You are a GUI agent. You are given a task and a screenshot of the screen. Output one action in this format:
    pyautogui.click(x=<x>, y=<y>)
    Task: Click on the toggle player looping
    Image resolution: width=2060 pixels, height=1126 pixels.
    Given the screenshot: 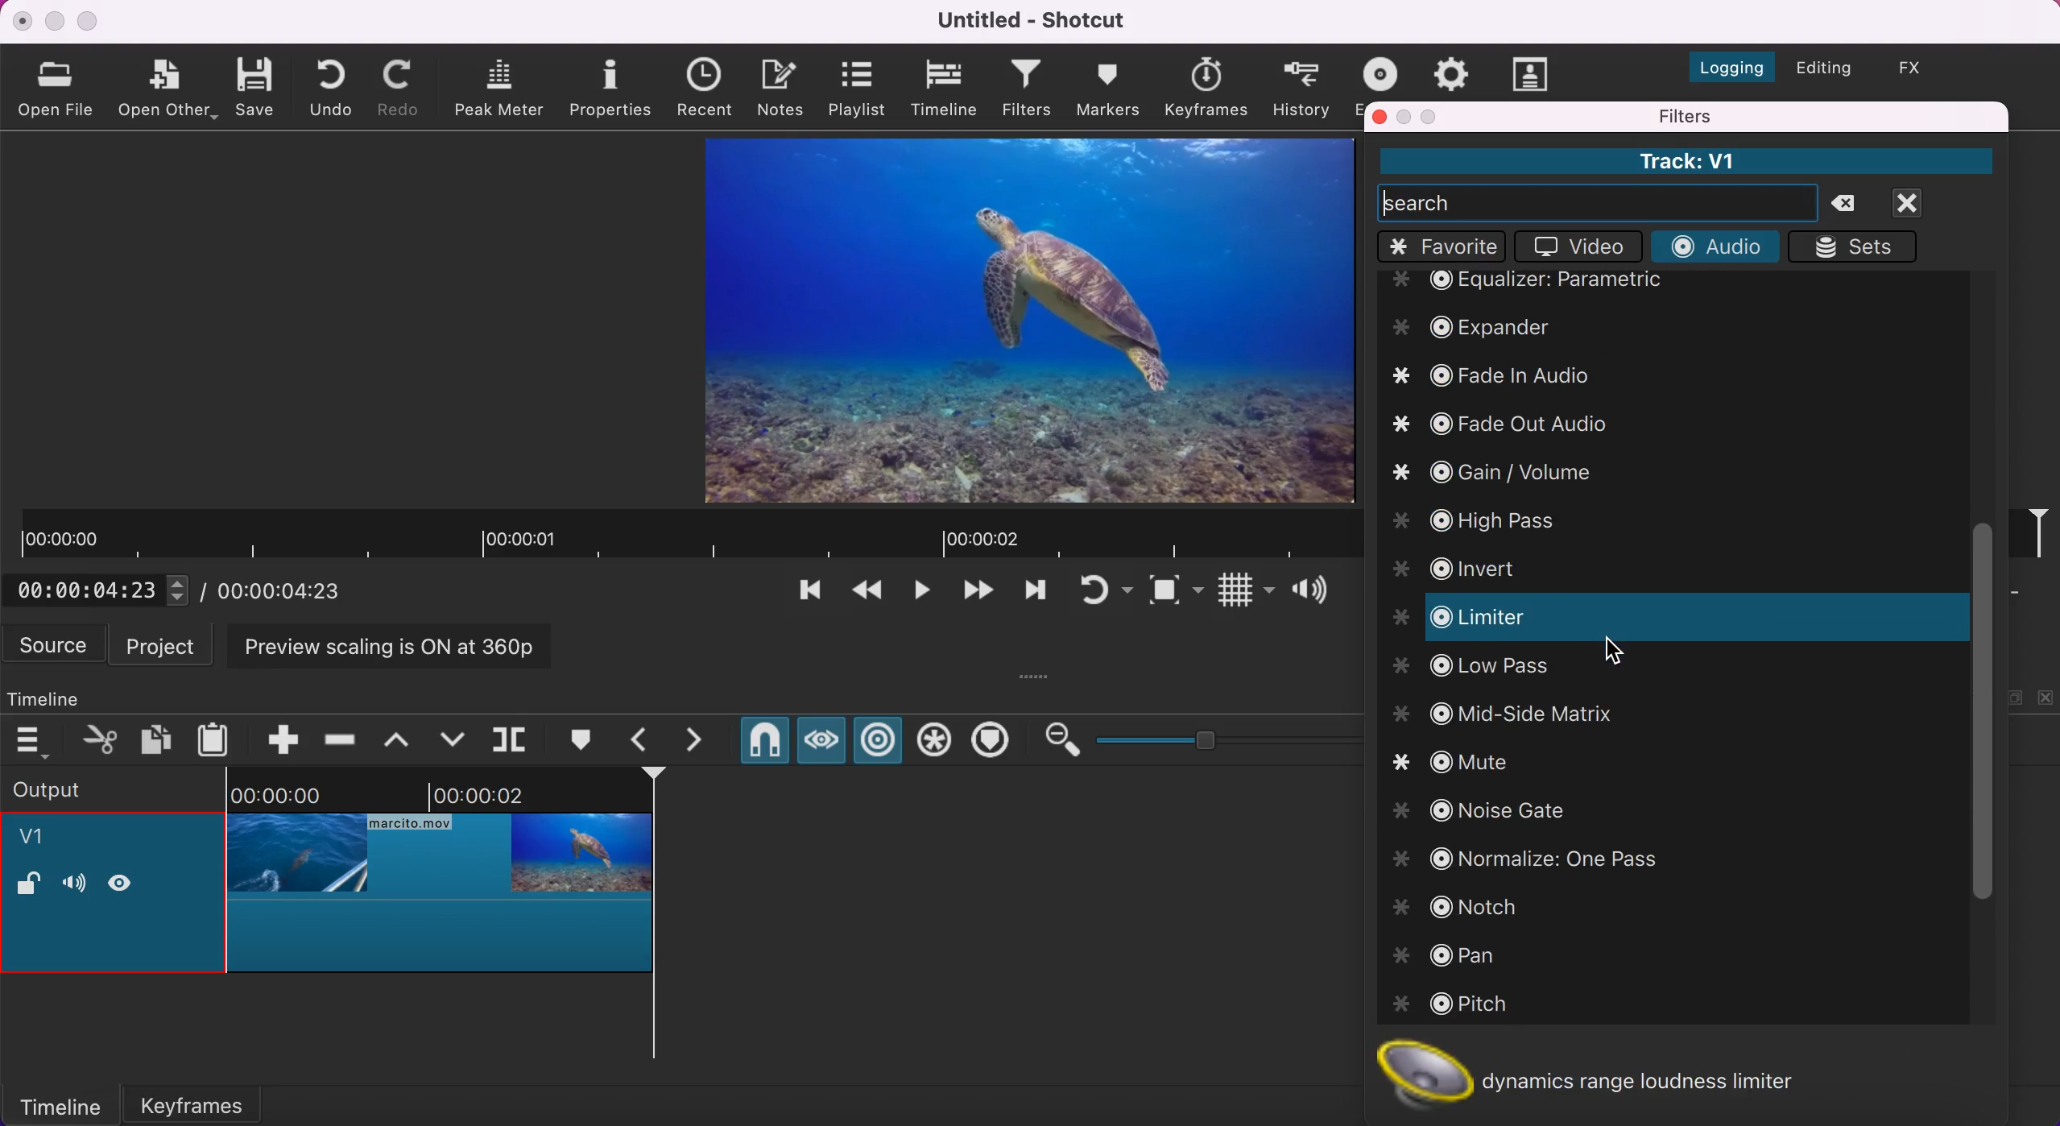 What is the action you would take?
    pyautogui.click(x=1103, y=593)
    